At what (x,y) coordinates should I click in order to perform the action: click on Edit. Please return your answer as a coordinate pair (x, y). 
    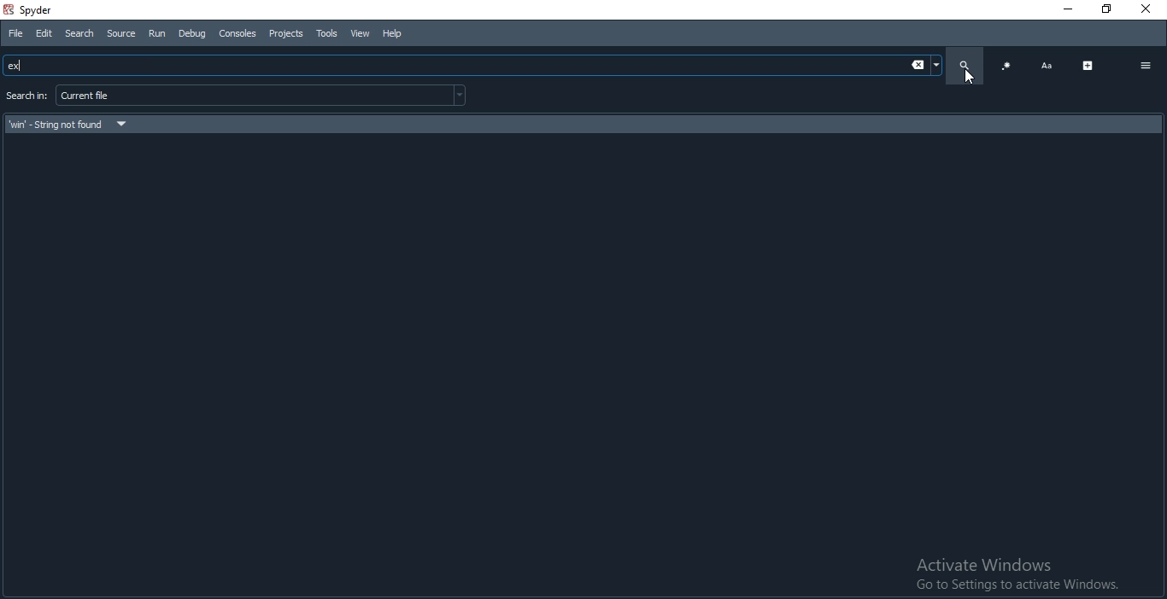
    Looking at the image, I should click on (43, 34).